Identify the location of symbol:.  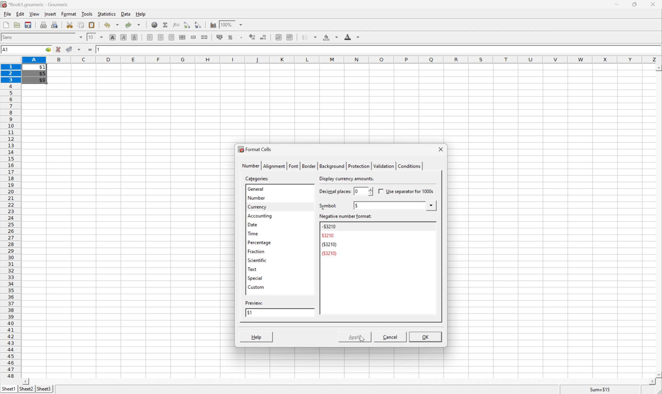
(328, 206).